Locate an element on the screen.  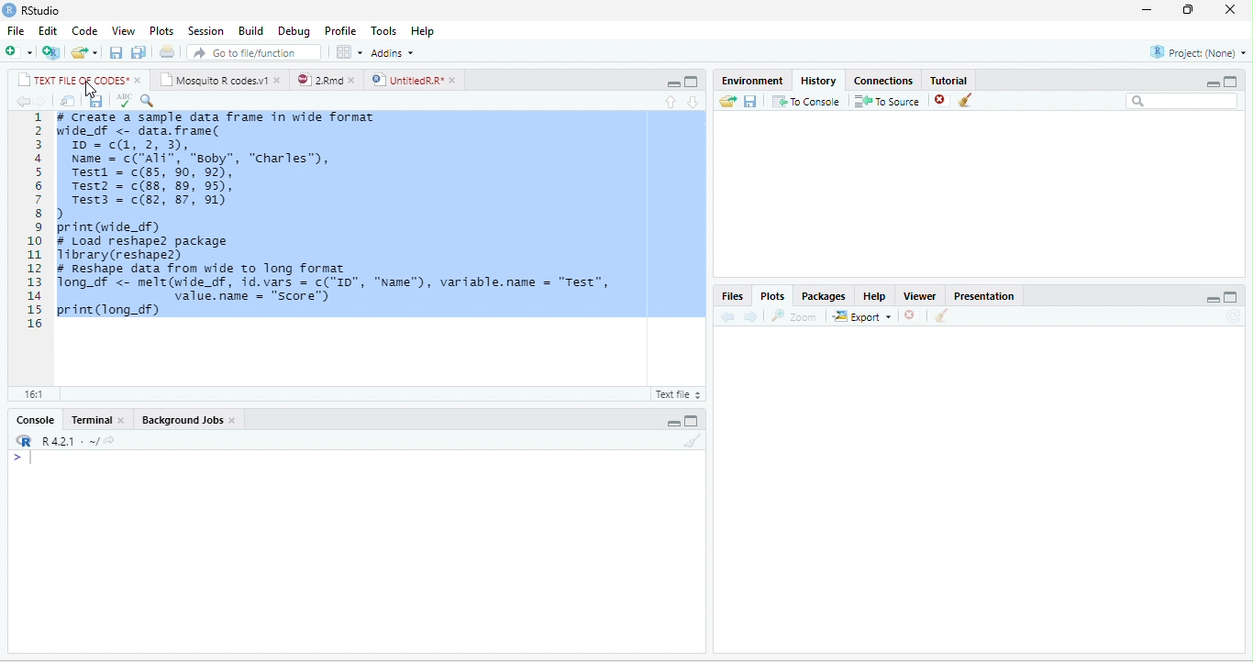
Plots is located at coordinates (162, 31).